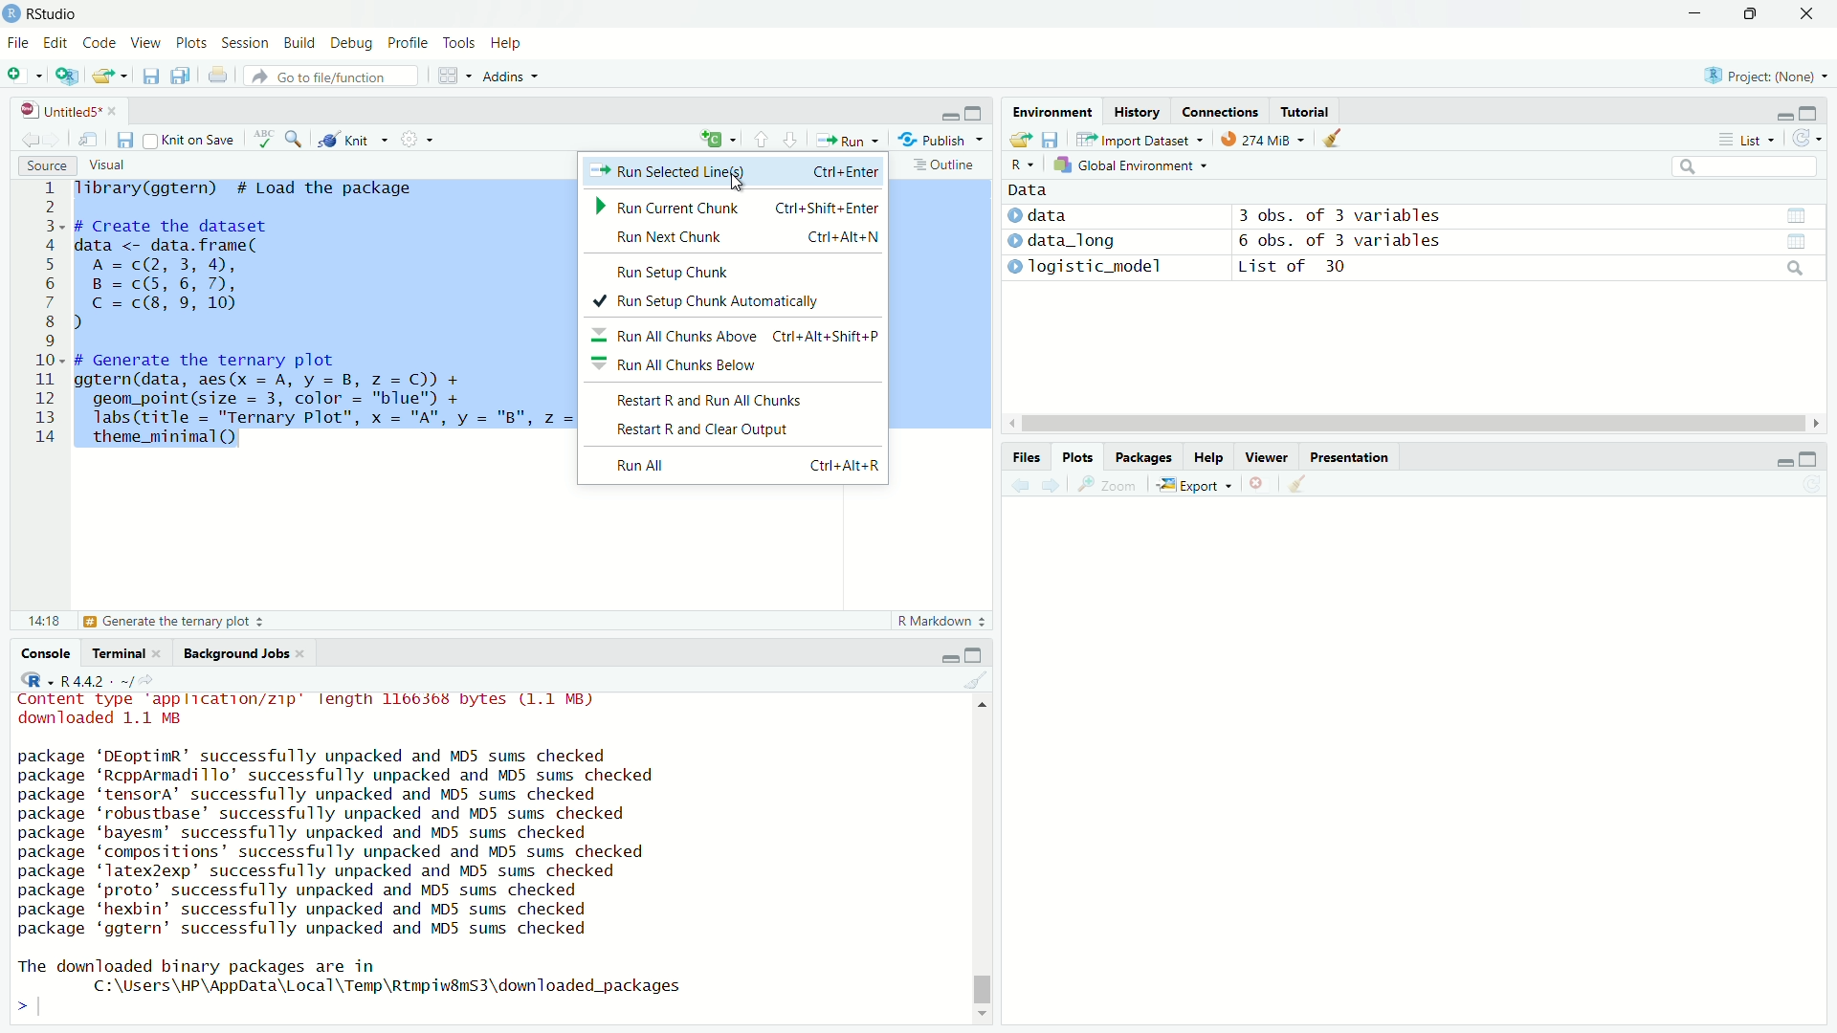  Describe the element at coordinates (1807, 460) in the screenshot. I see `maximise` at that location.